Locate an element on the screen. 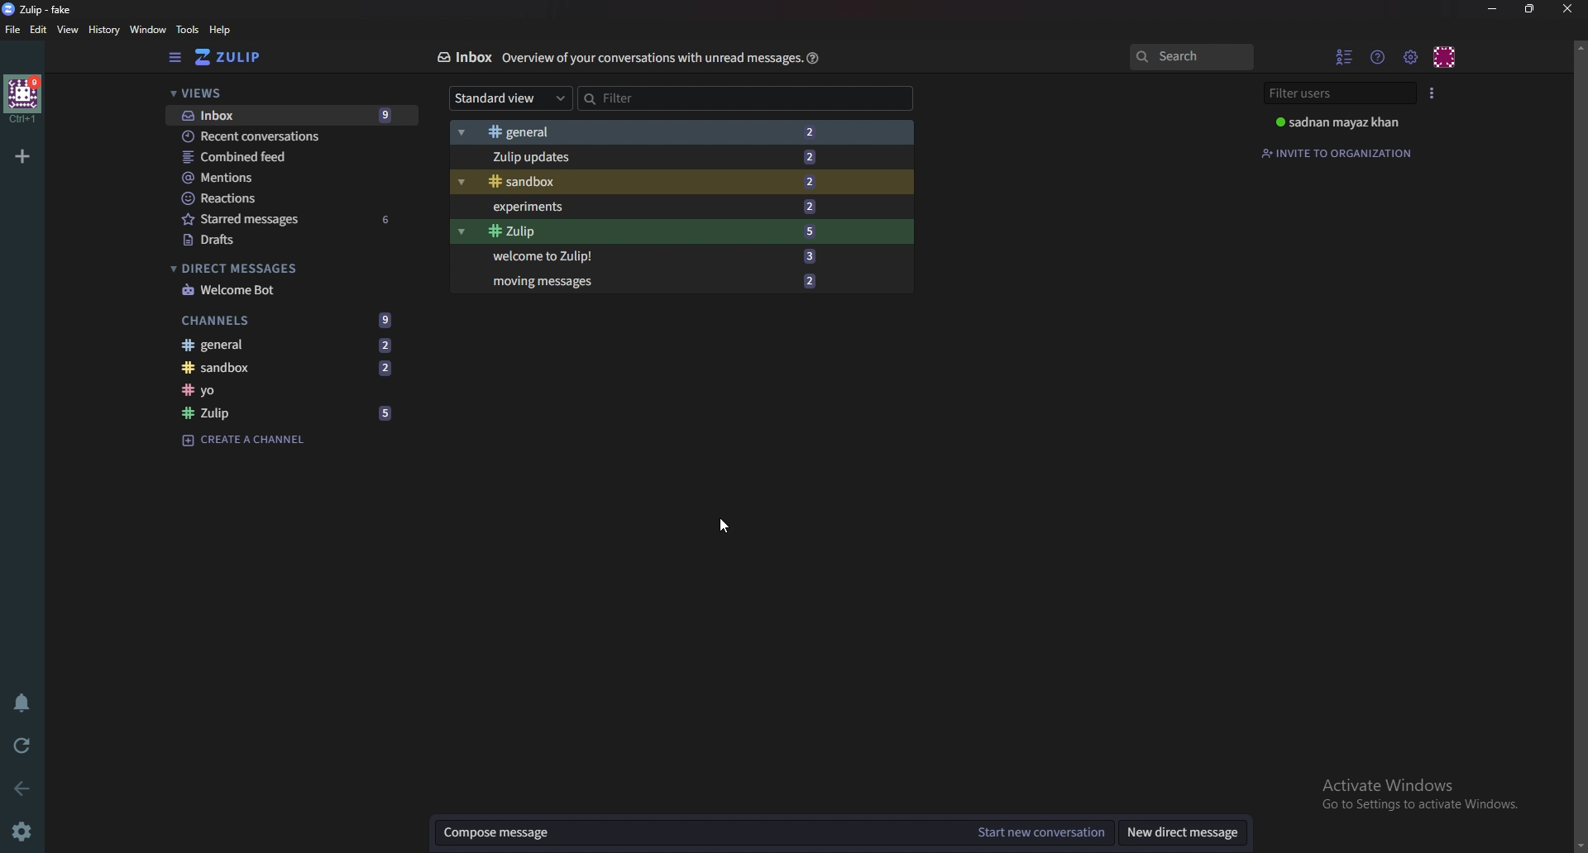 The image size is (1588, 853). Recent conversations is located at coordinates (286, 137).